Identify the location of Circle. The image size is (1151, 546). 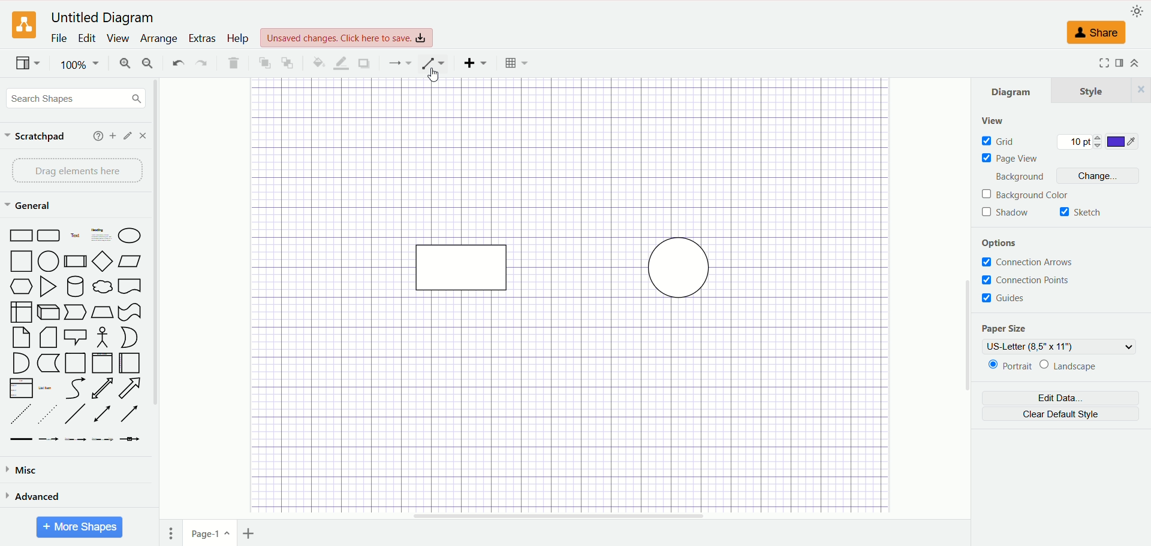
(50, 261).